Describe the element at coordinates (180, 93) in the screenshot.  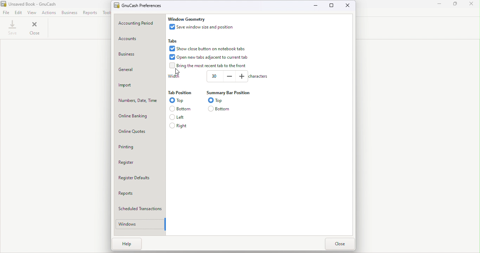
I see `Tab position` at that location.